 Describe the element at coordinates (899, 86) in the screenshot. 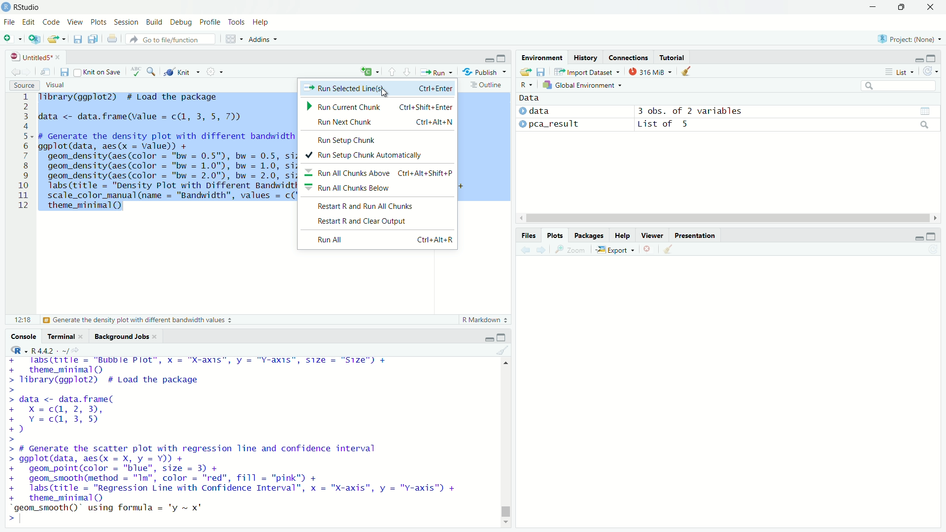

I see `Search` at that location.